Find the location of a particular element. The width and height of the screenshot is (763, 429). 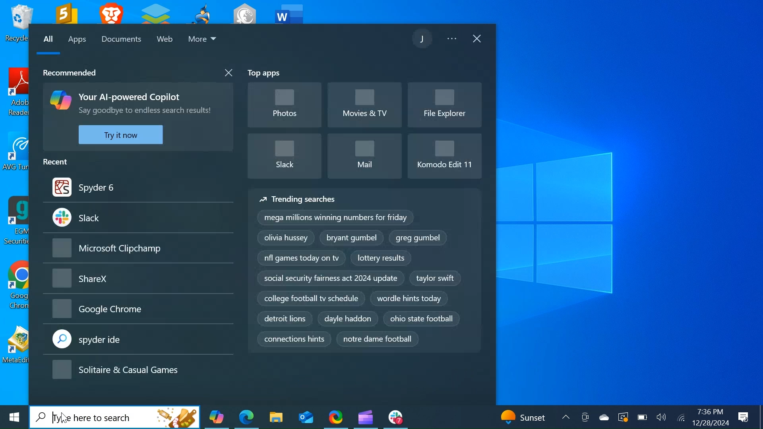

Microsoft Edge is located at coordinates (246, 417).